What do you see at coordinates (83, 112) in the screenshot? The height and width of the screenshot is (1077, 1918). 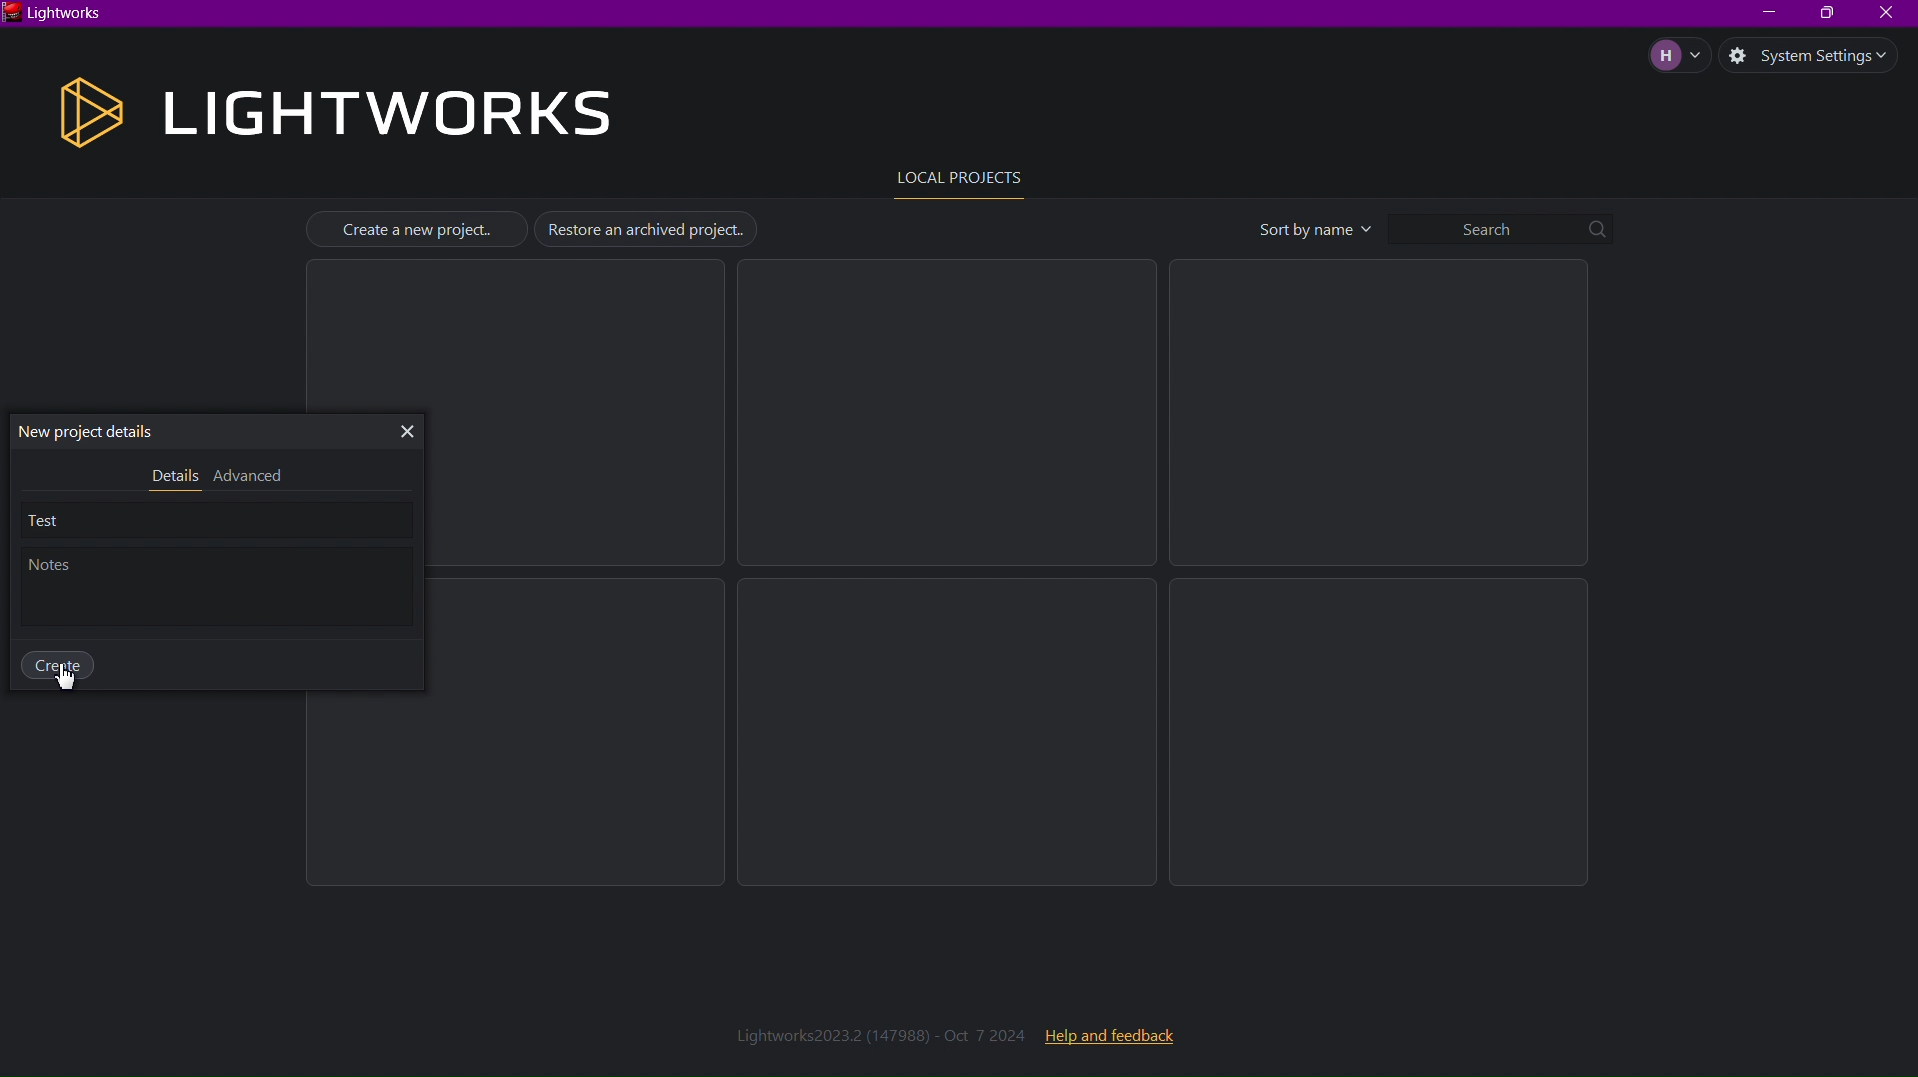 I see `Logo` at bounding box center [83, 112].